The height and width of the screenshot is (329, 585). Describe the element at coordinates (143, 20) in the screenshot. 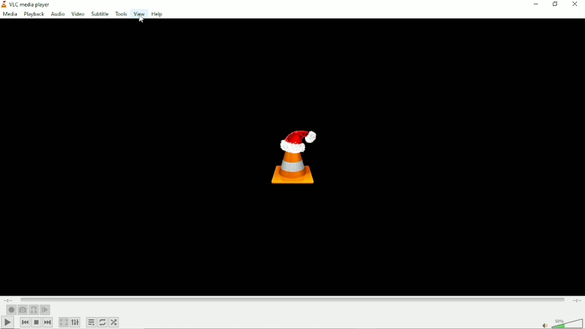

I see `Cursor` at that location.